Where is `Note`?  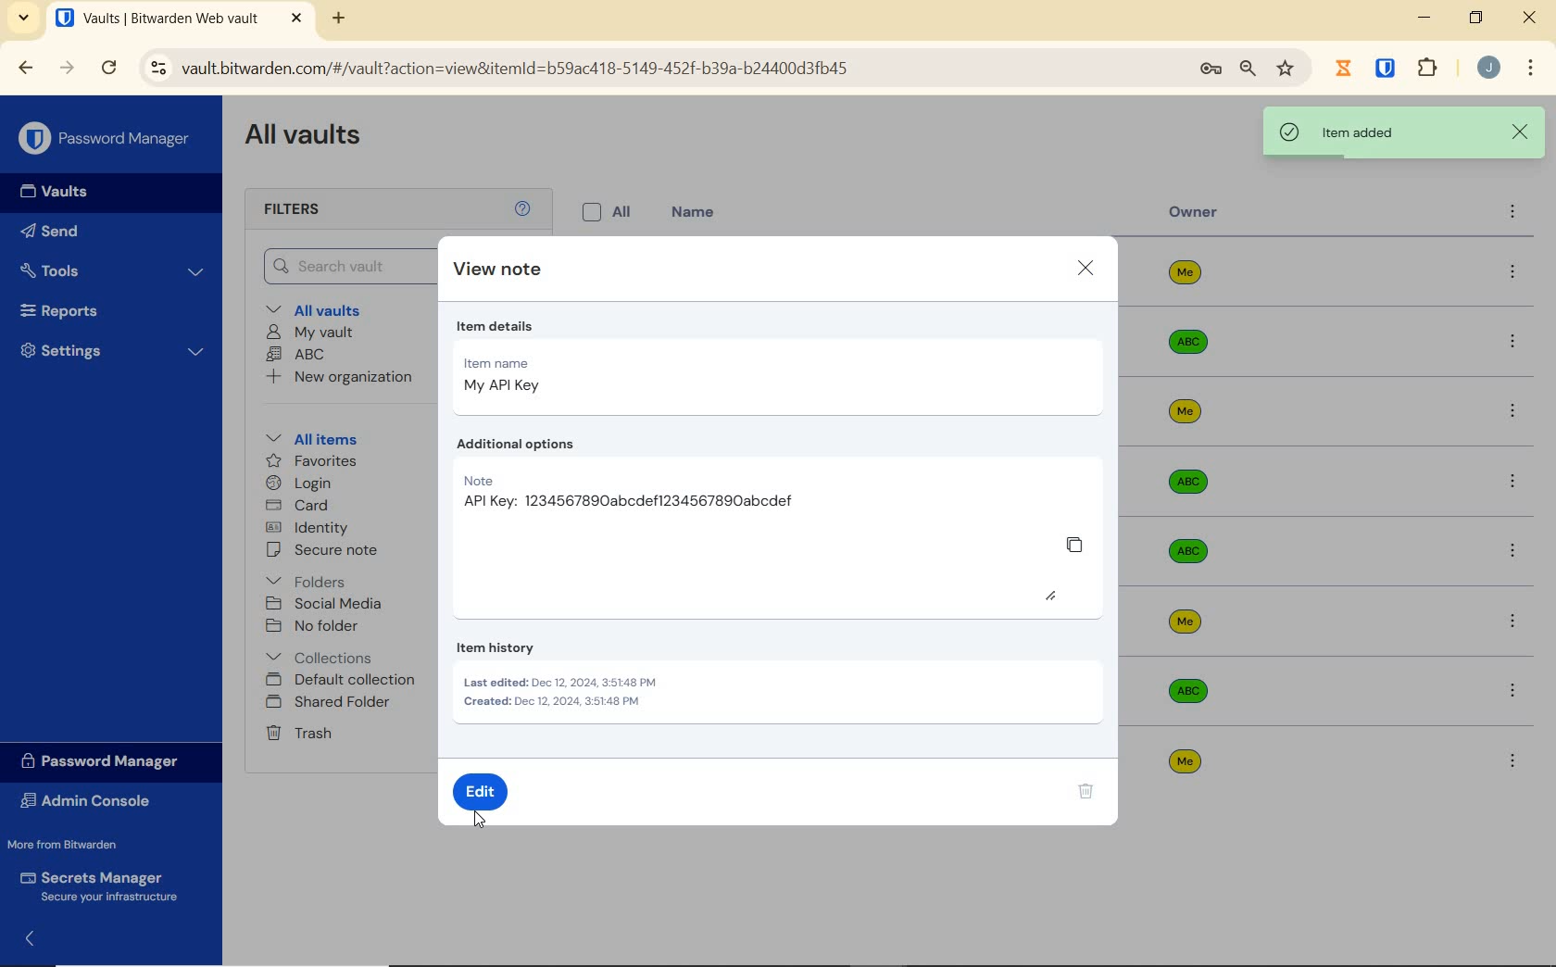
Note is located at coordinates (631, 492).